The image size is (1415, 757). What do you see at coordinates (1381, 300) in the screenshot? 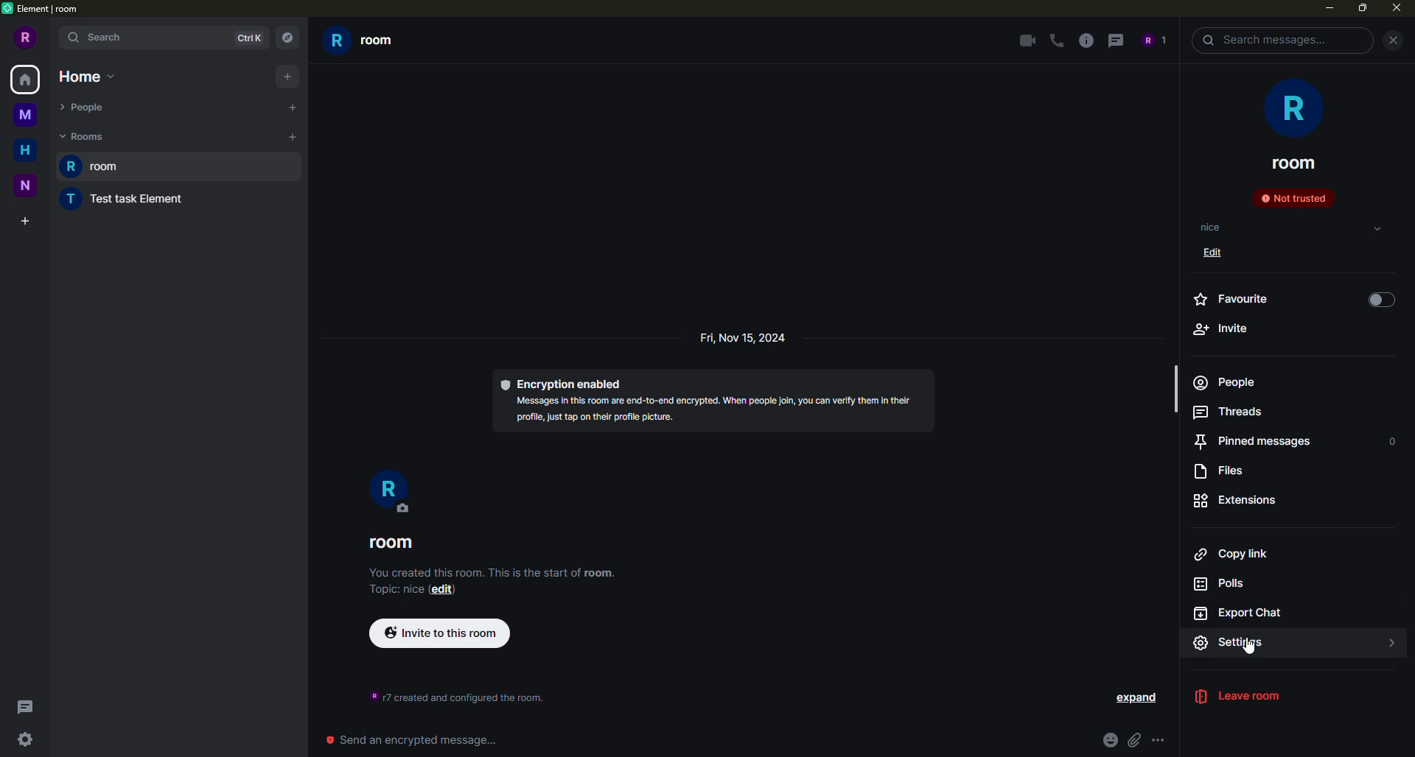
I see `enable` at bounding box center [1381, 300].